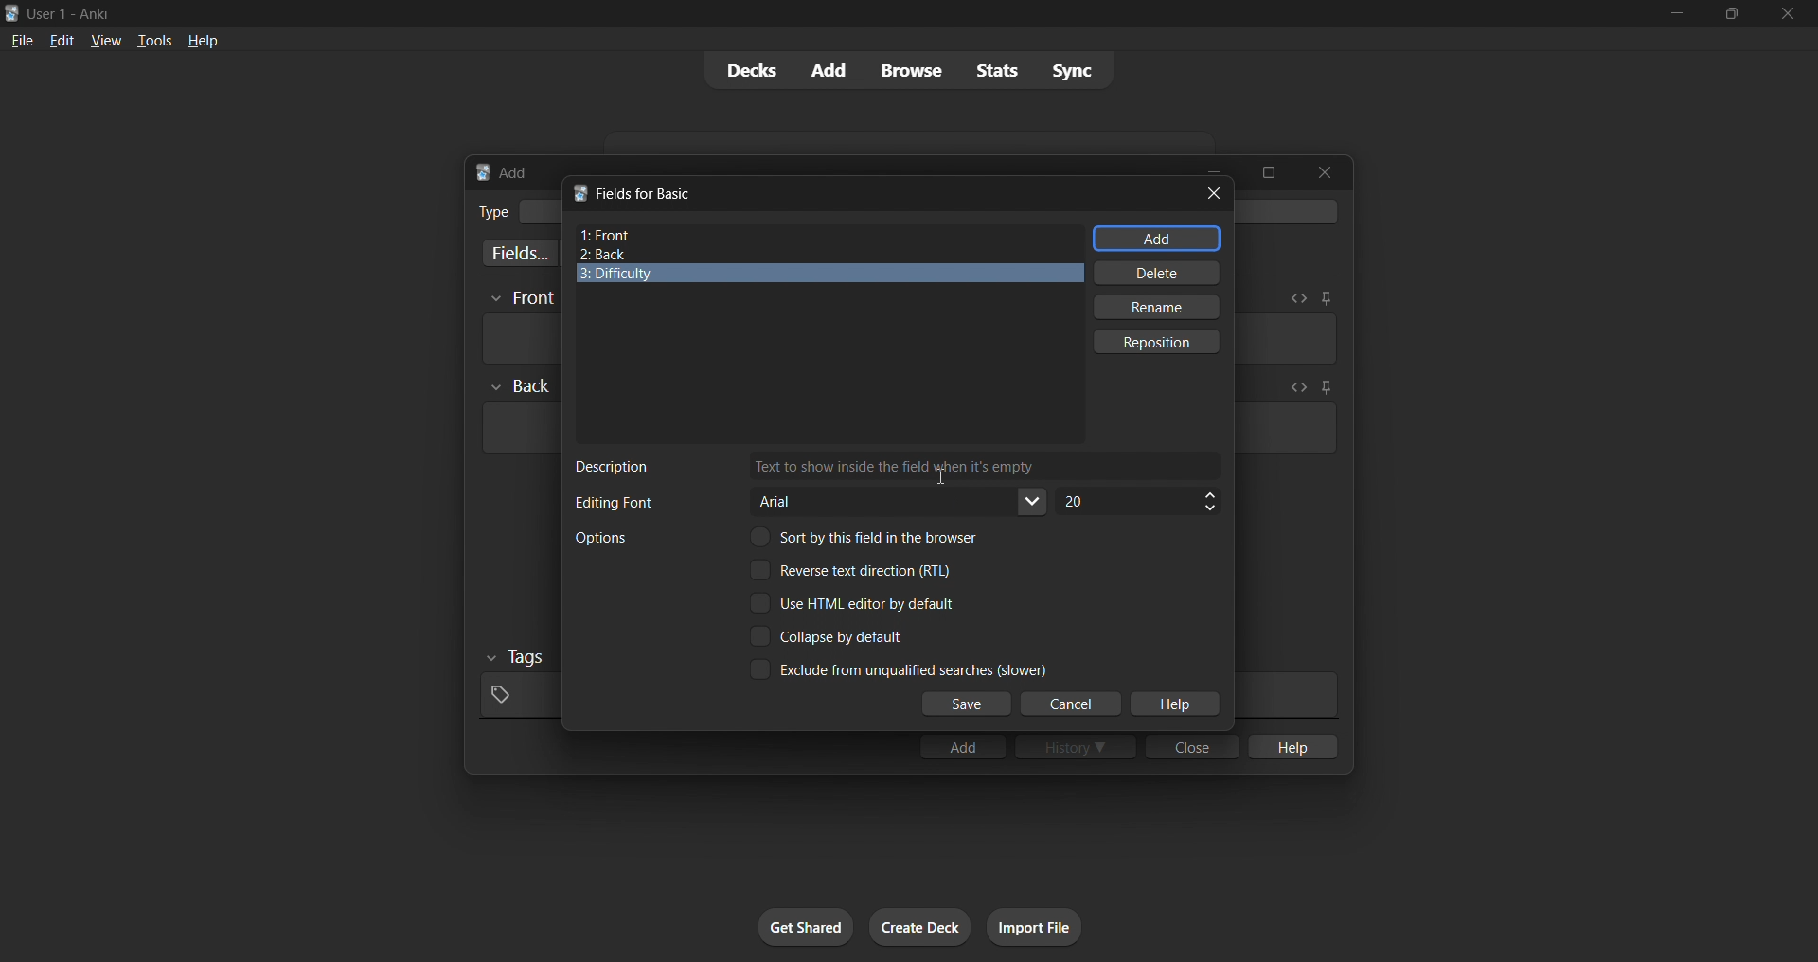 The image size is (1818, 962). I want to click on rename , so click(1155, 307).